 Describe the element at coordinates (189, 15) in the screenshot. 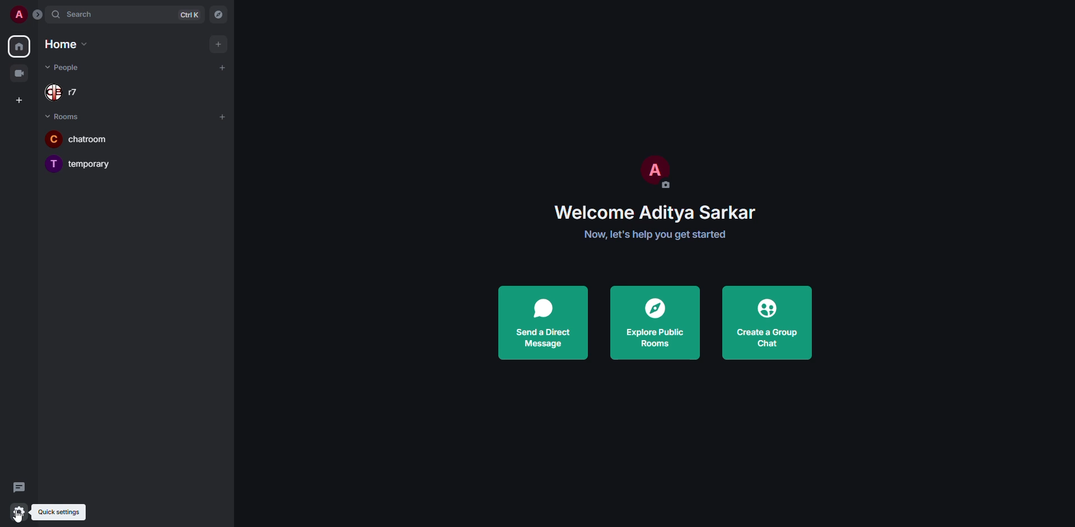

I see `ctrl K` at that location.